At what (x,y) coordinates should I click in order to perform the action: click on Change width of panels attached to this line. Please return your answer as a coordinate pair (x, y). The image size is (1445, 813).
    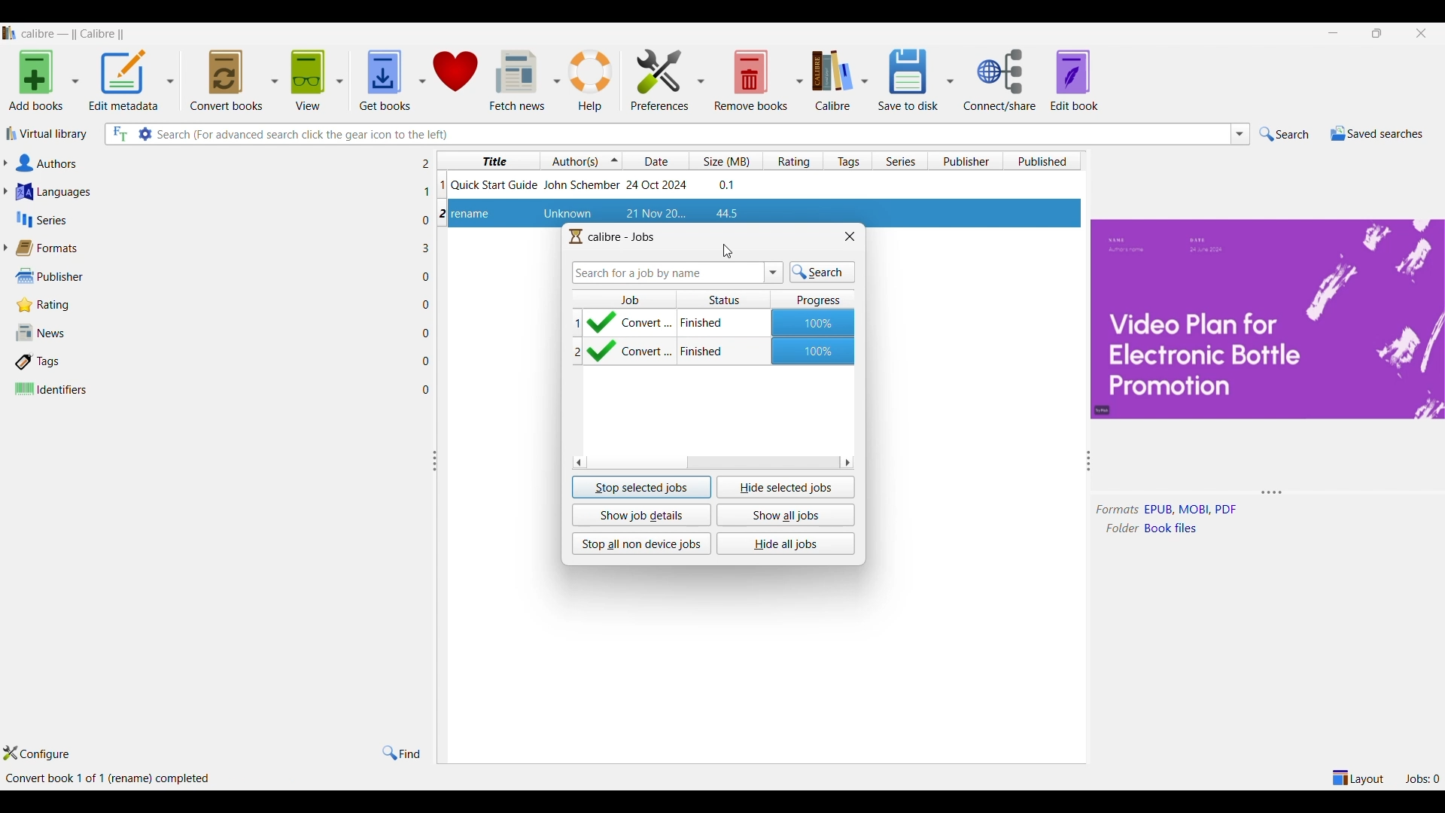
    Looking at the image, I should click on (1083, 576).